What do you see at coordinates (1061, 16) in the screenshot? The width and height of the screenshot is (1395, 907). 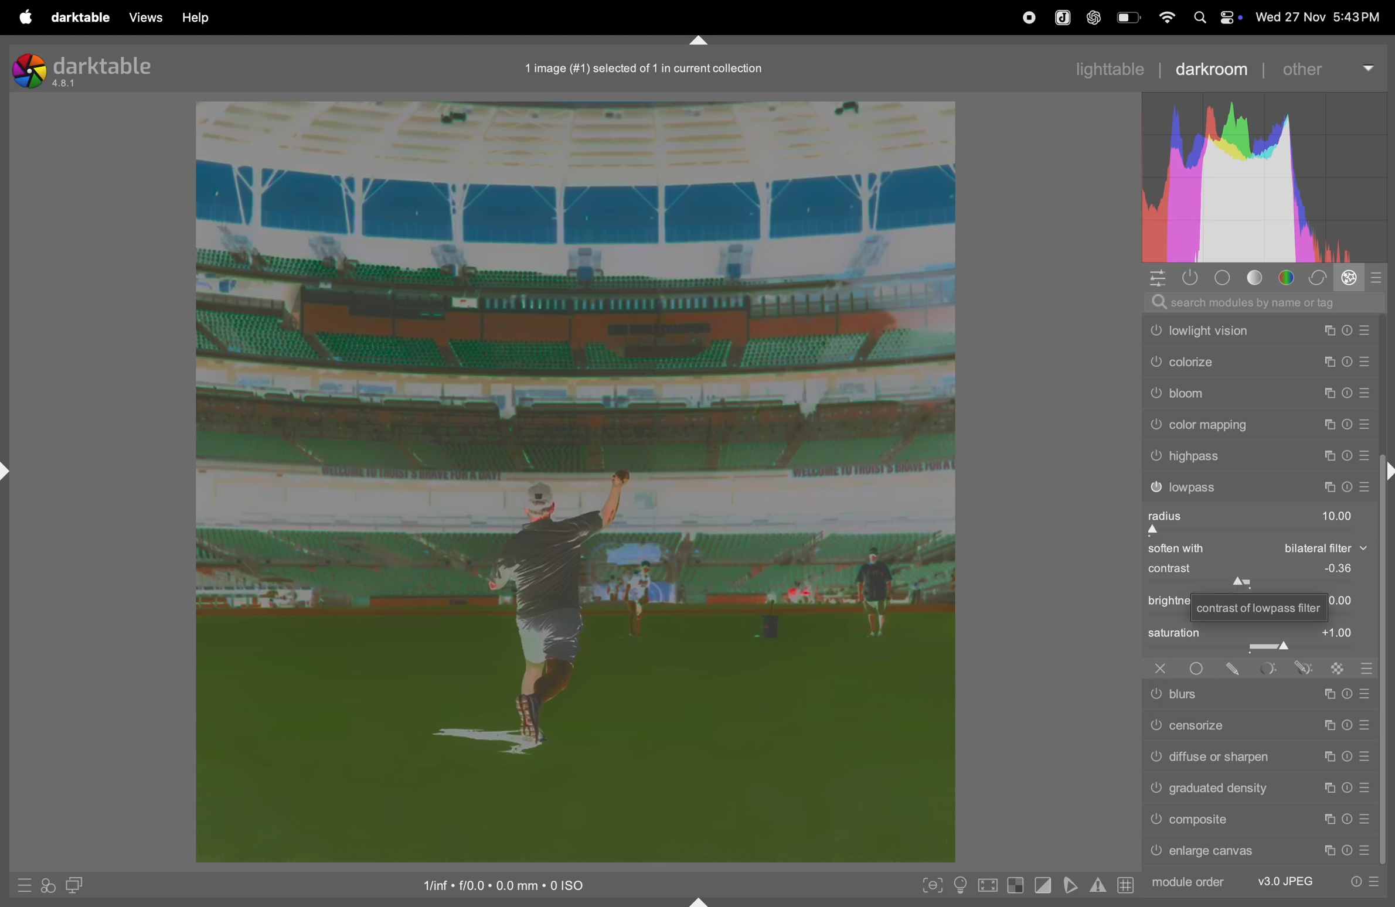 I see `joplin` at bounding box center [1061, 16].